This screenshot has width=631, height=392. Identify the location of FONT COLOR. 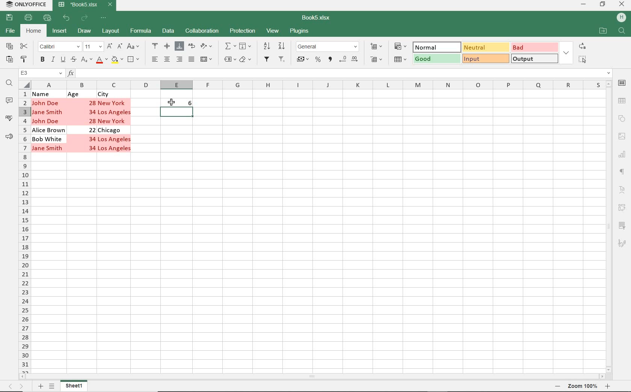
(101, 60).